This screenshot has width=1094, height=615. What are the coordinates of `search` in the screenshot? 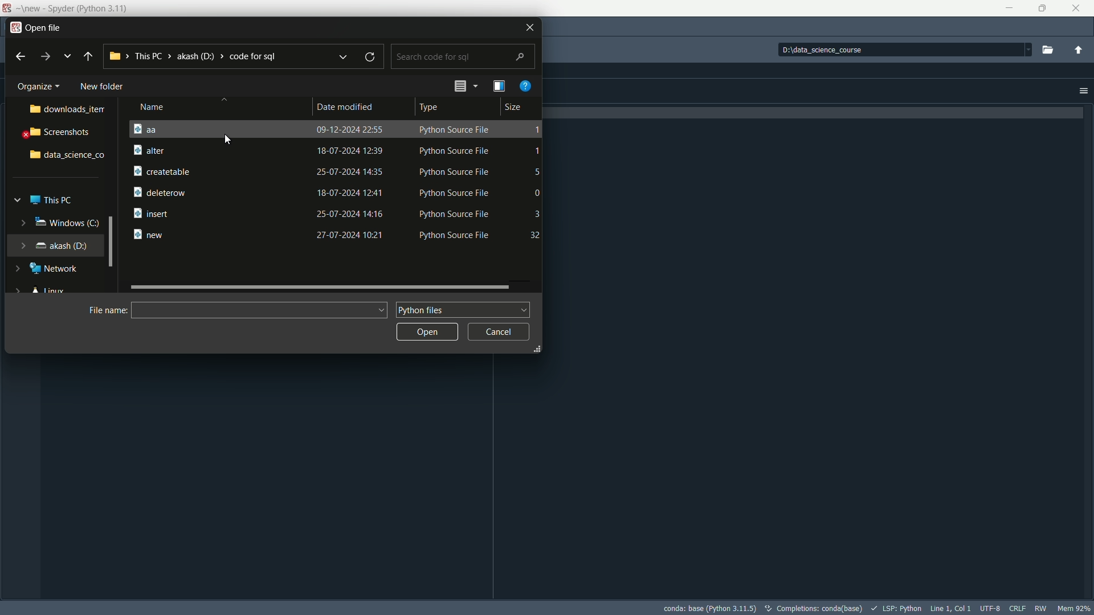 It's located at (463, 57).